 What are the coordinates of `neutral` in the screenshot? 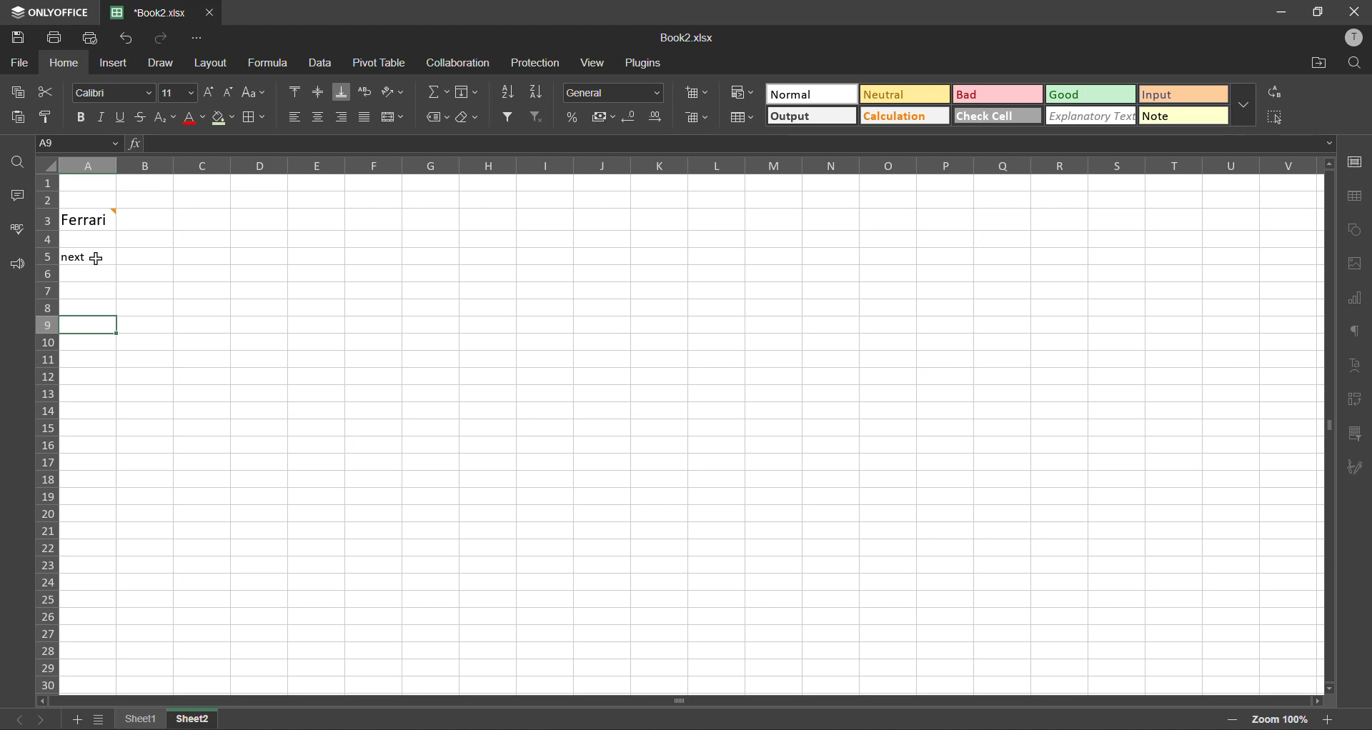 It's located at (902, 94).